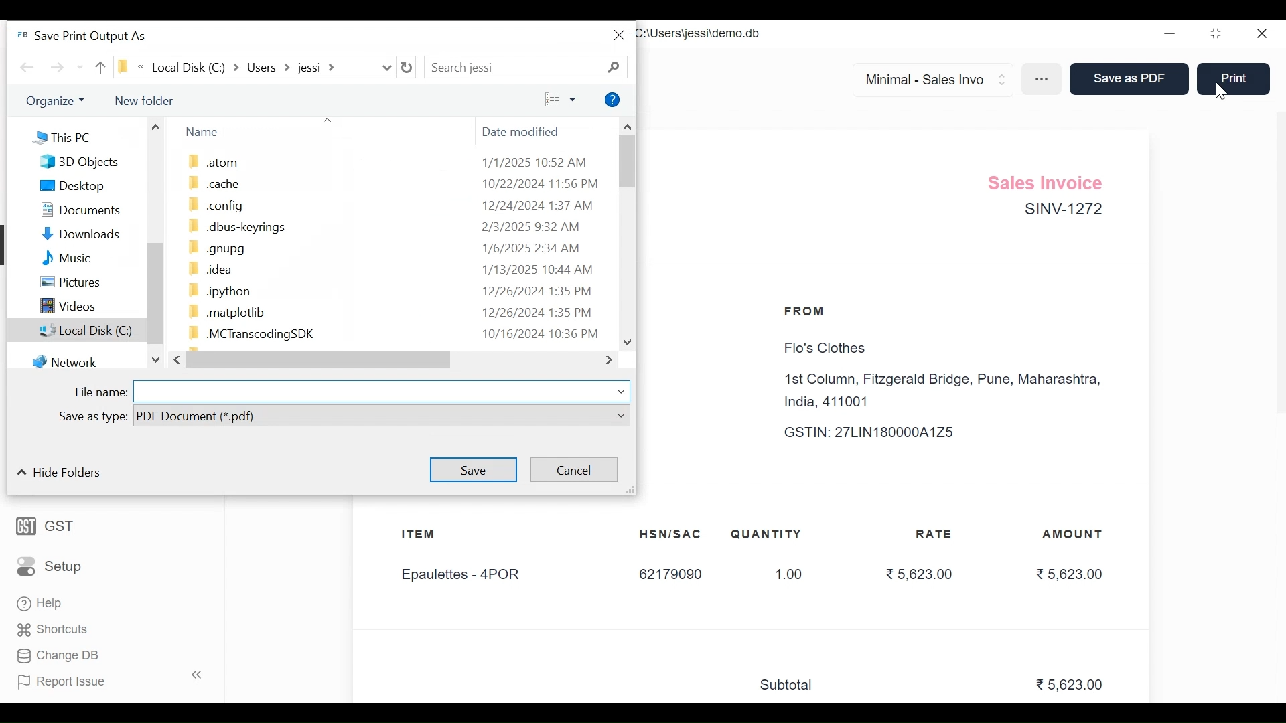 This screenshot has width=1286, height=723. Describe the element at coordinates (537, 205) in the screenshot. I see `12/24/2024 1:37 AM` at that location.